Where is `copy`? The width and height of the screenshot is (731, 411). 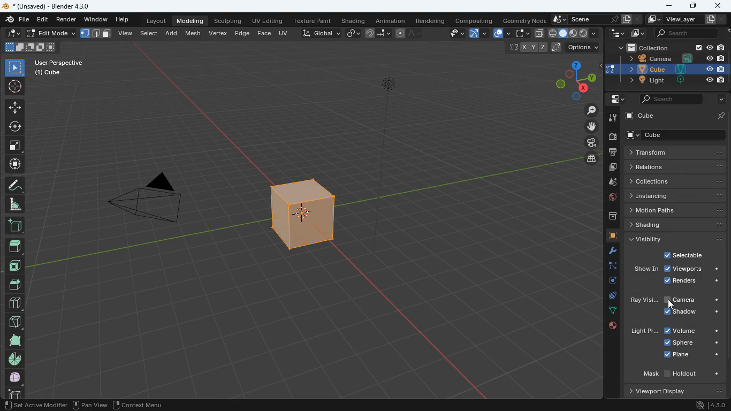
copy is located at coordinates (538, 34).